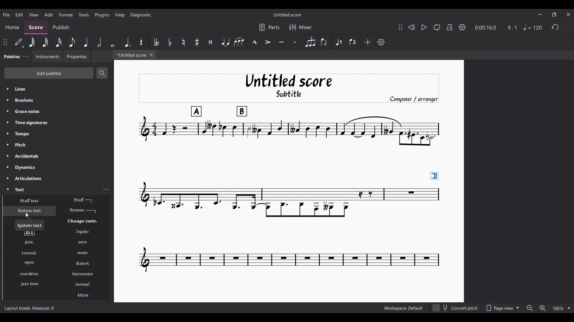 The height and width of the screenshot is (322, 574). I want to click on Change position, so click(5, 42).